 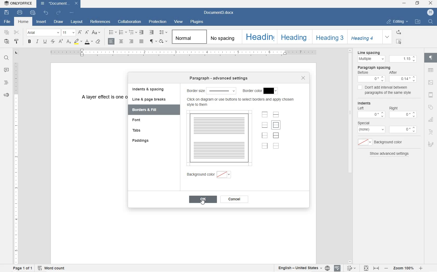 What do you see at coordinates (121, 41) in the screenshot?
I see `ALIGN CENTER` at bounding box center [121, 41].